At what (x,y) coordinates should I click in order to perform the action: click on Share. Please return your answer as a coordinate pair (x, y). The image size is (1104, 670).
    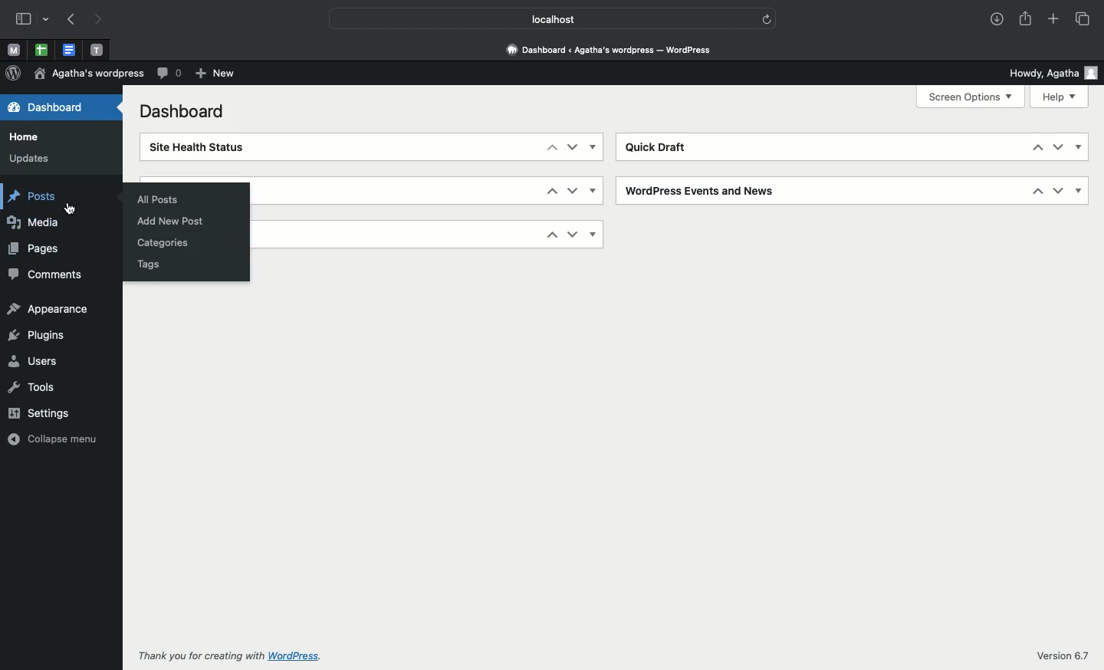
    Looking at the image, I should click on (1027, 20).